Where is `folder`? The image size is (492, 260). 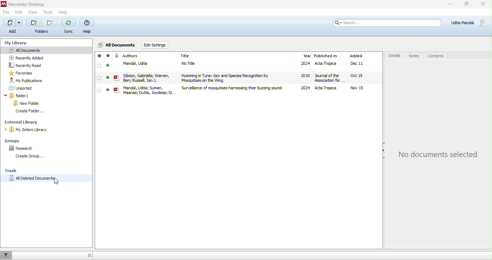
folder is located at coordinates (43, 26).